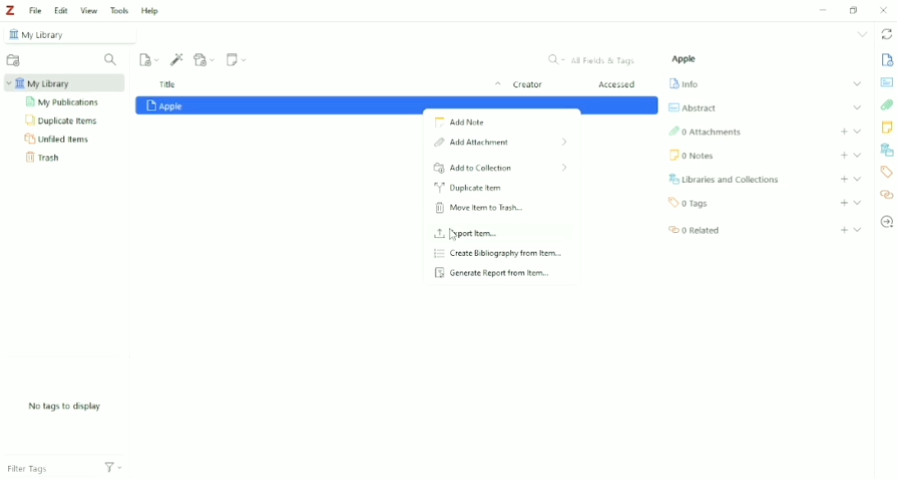 Image resolution: width=897 pixels, height=479 pixels. What do you see at coordinates (63, 121) in the screenshot?
I see `Duplicate Items` at bounding box center [63, 121].